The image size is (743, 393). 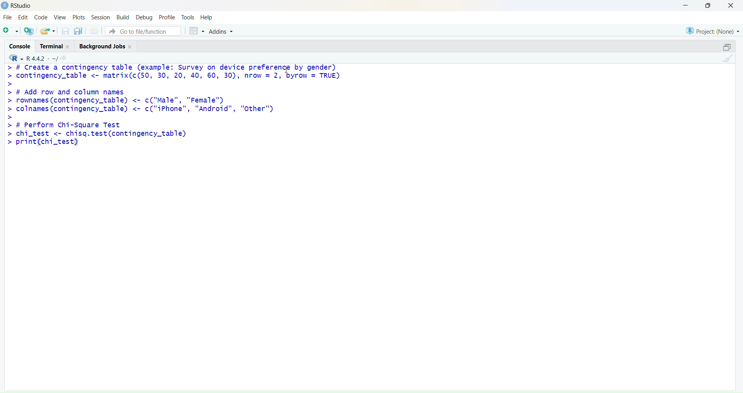 What do you see at coordinates (174, 72) in the screenshot?
I see `> # Create a contingency table (example: Survey on device prefere"t by gender)
> contingency_table <- matrix(c(50, 30, 20, 40, 60, 30), nrow = 2, byrow = TRUE)` at bounding box center [174, 72].